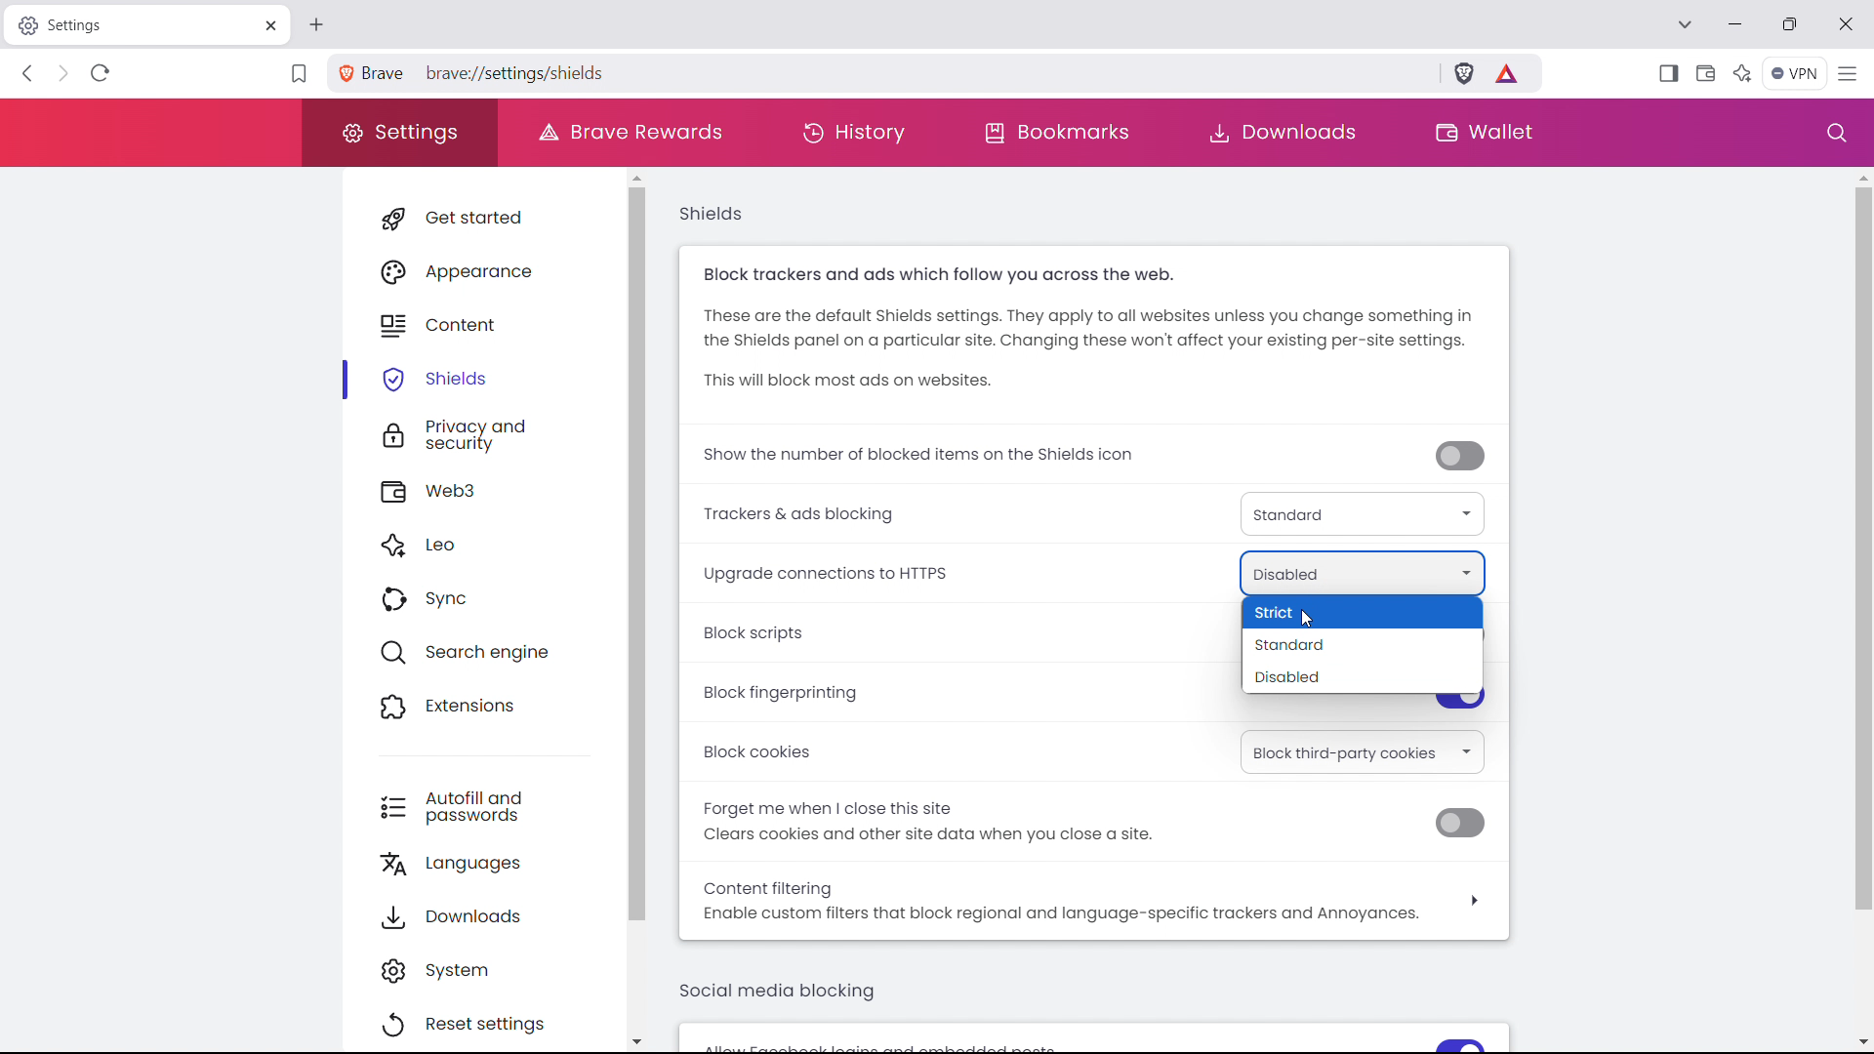 This screenshot has height=1054, width=1874. What do you see at coordinates (495, 543) in the screenshot?
I see `leo` at bounding box center [495, 543].